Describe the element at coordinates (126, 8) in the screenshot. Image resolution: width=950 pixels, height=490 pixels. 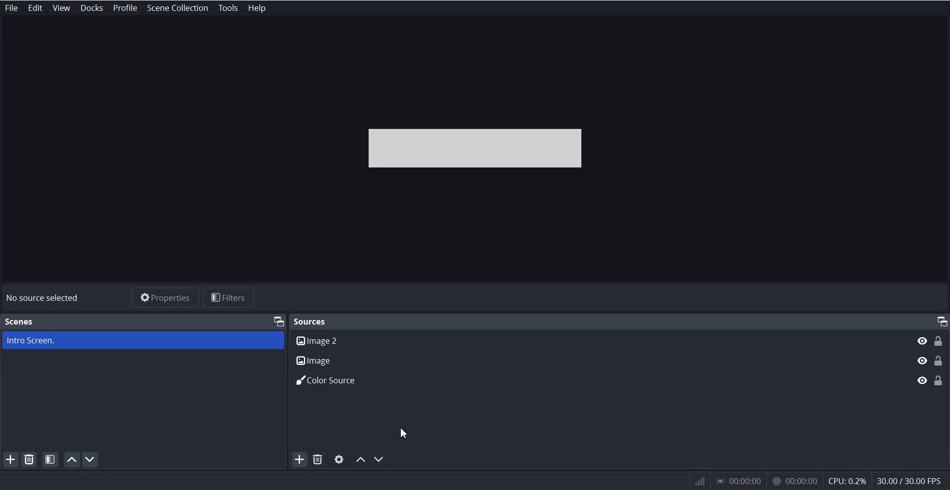
I see `Profile` at that location.